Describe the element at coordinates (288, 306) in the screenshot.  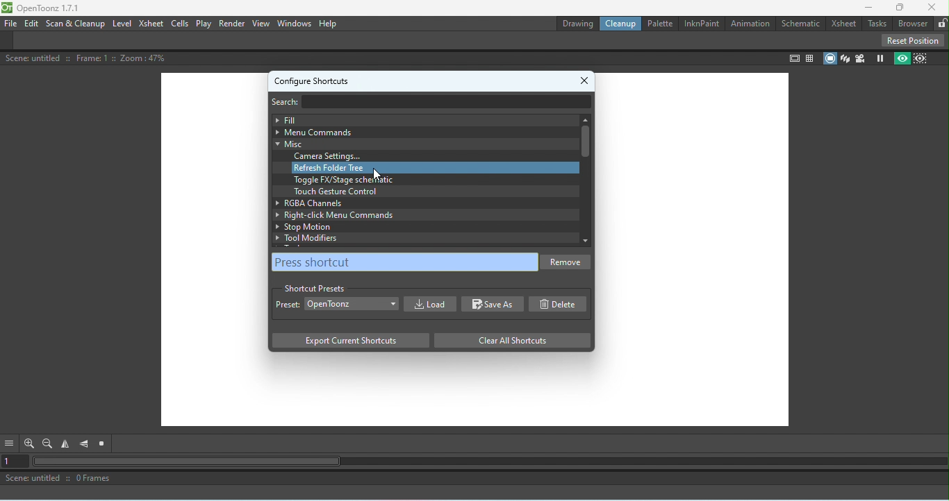
I see `Preset` at that location.